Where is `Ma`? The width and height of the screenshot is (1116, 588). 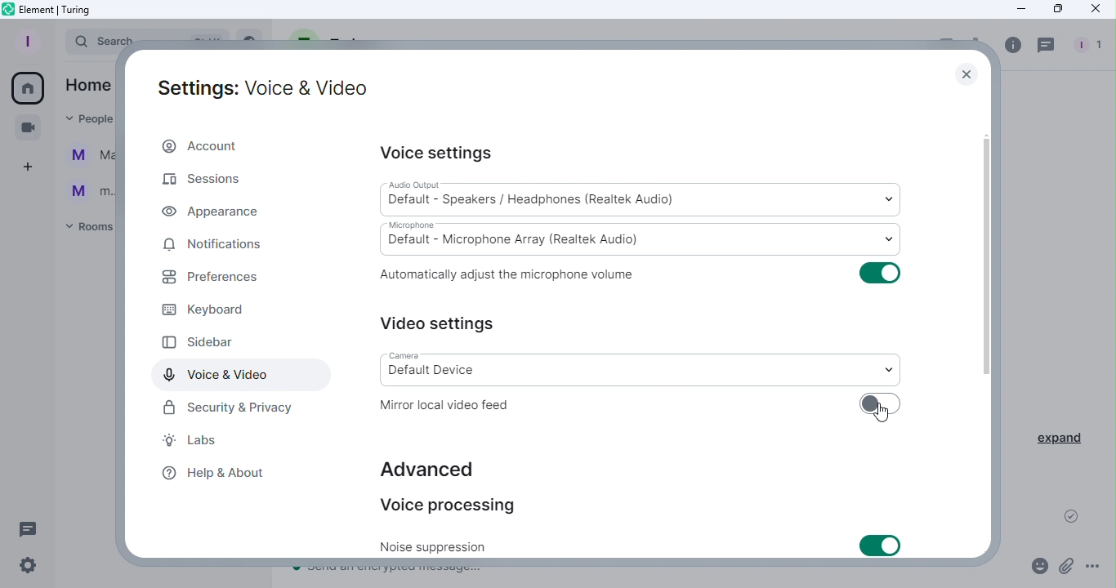
Ma is located at coordinates (90, 154).